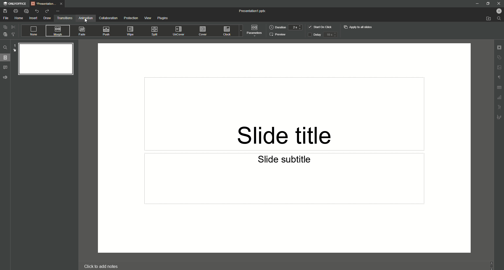 This screenshot has width=504, height=270. Describe the element at coordinates (6, 18) in the screenshot. I see `File` at that location.